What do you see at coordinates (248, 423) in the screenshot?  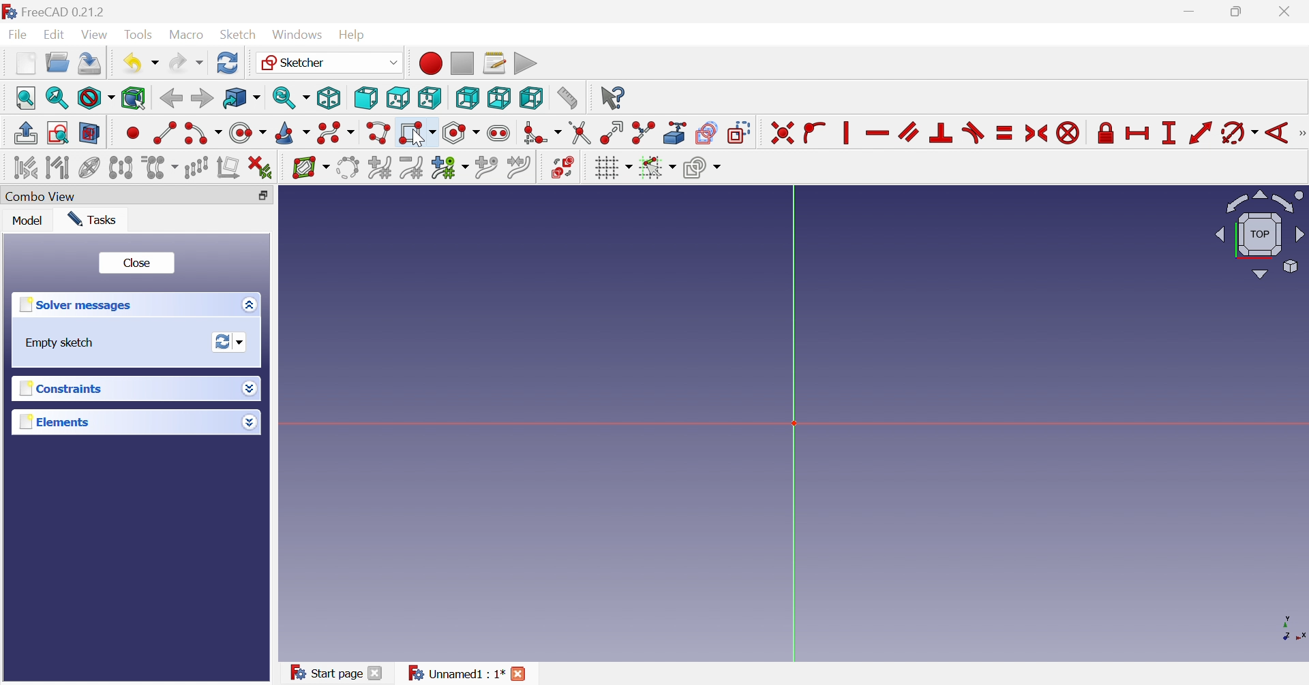 I see `Drop down` at bounding box center [248, 423].